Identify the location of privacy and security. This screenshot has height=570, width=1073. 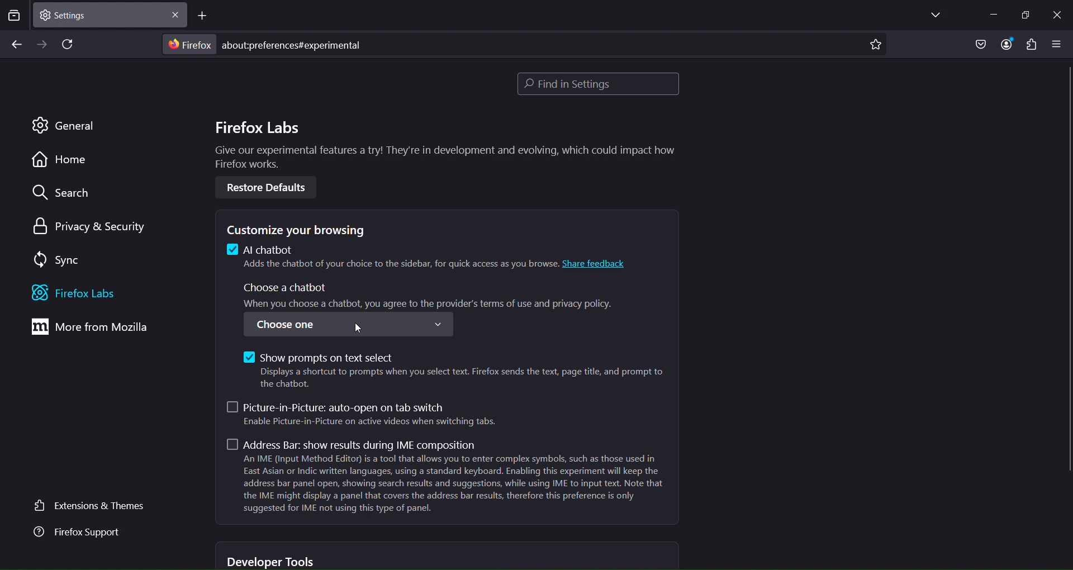
(86, 226).